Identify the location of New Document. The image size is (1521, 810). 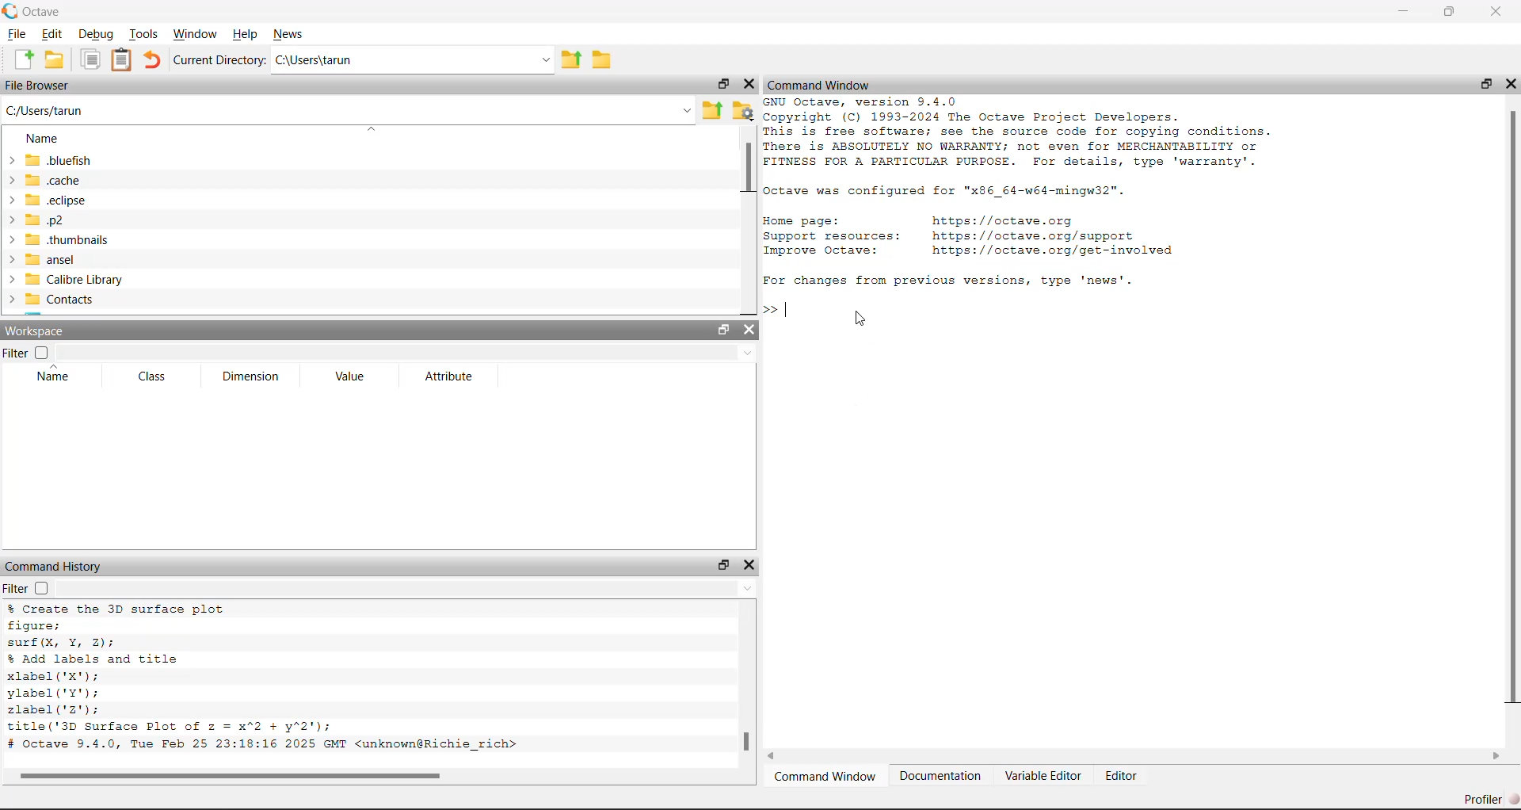
(23, 59).